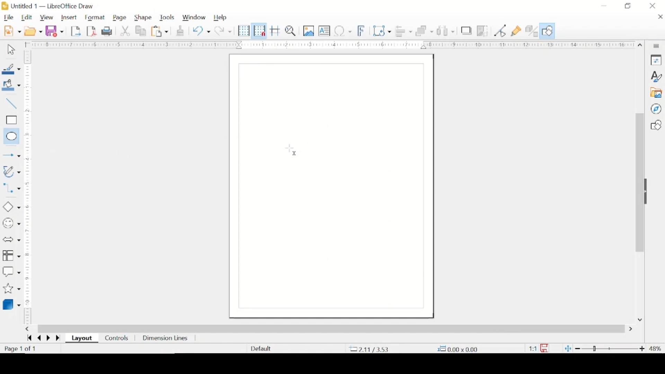 This screenshot has height=374, width=665. I want to click on align objects, so click(404, 32).